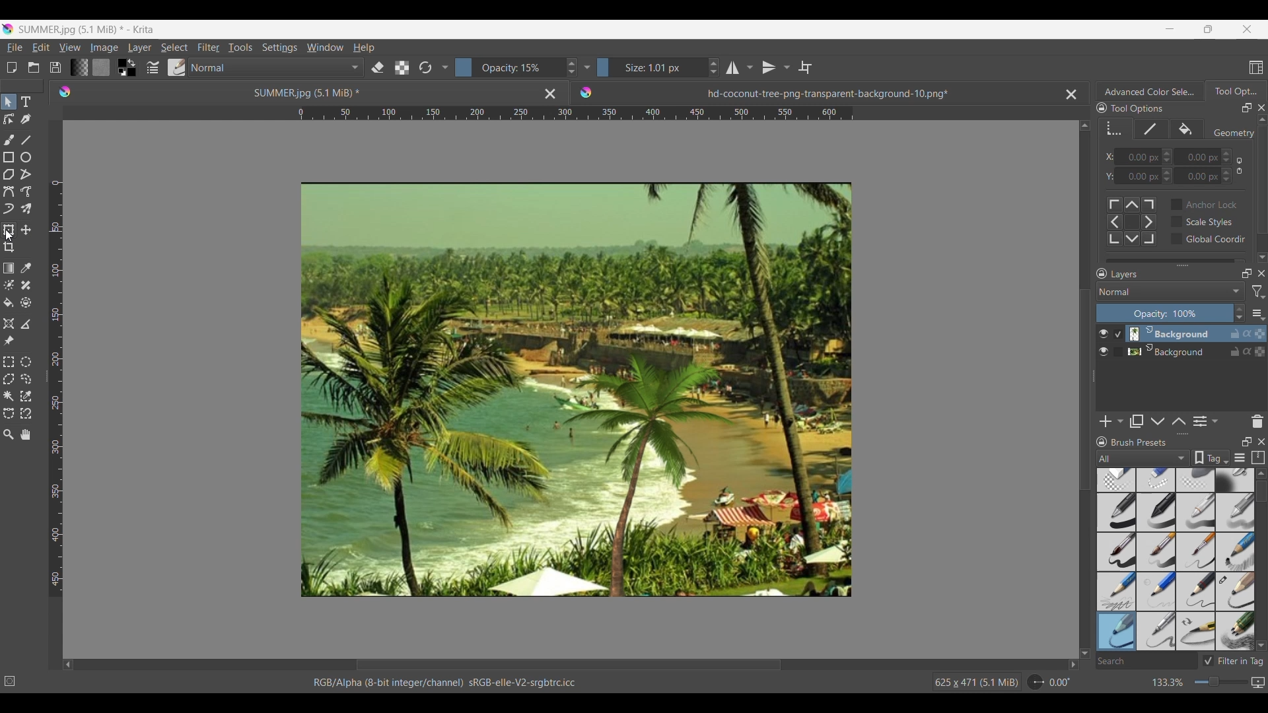 Image resolution: width=1268 pixels, height=713 pixels. What do you see at coordinates (1156, 512) in the screenshot?
I see `basic2-opacity` at bounding box center [1156, 512].